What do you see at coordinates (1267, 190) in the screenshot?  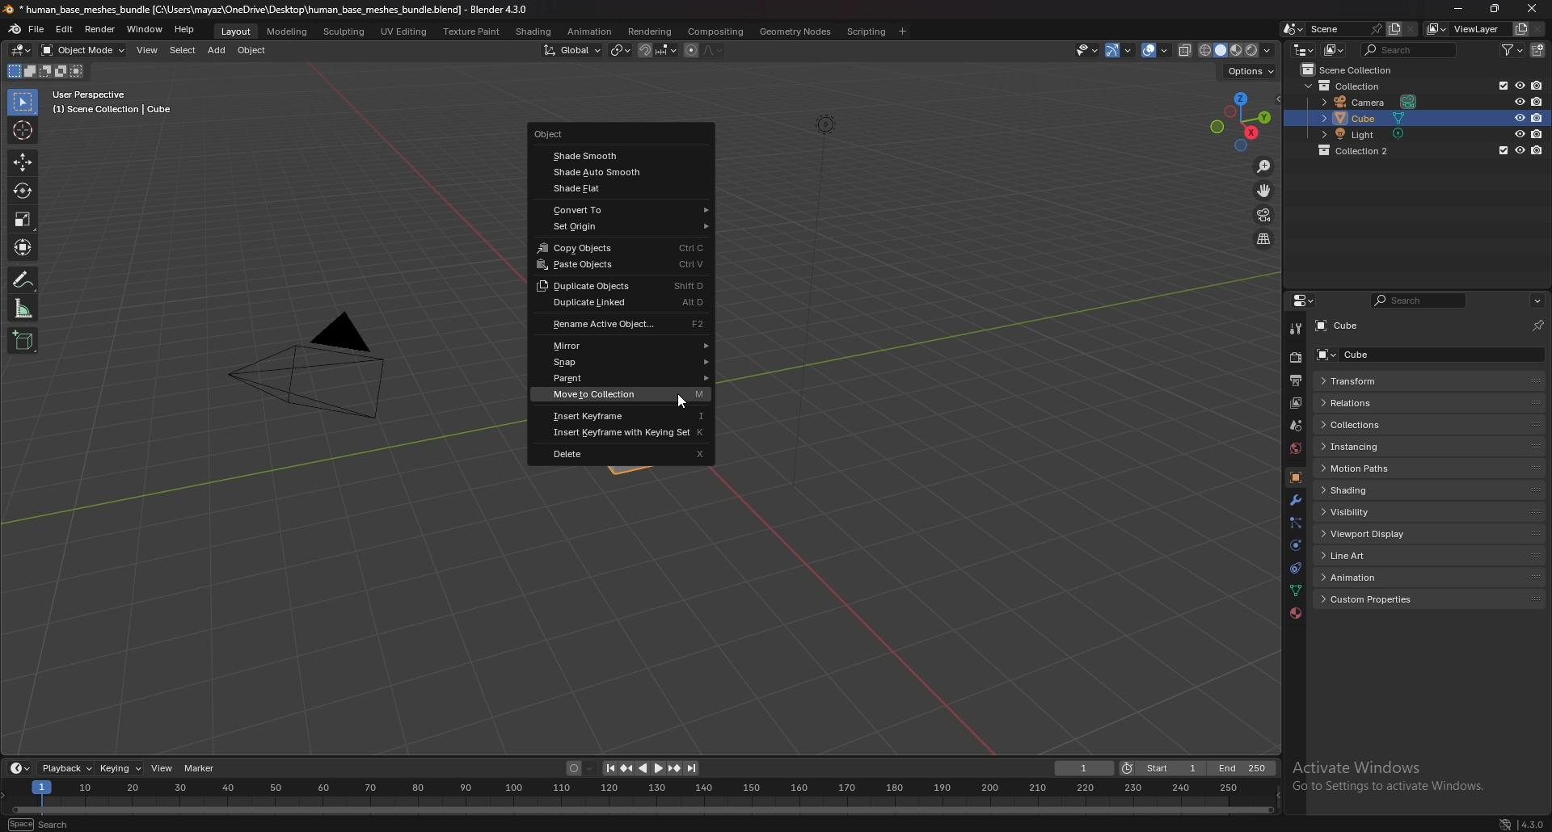 I see `move` at bounding box center [1267, 190].